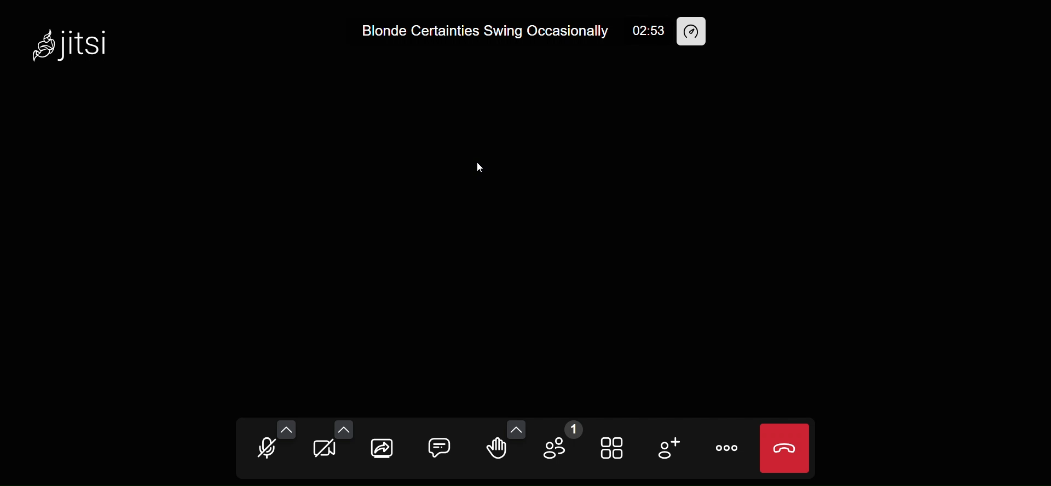 Image resolution: width=1051 pixels, height=486 pixels. I want to click on participant, so click(562, 442).